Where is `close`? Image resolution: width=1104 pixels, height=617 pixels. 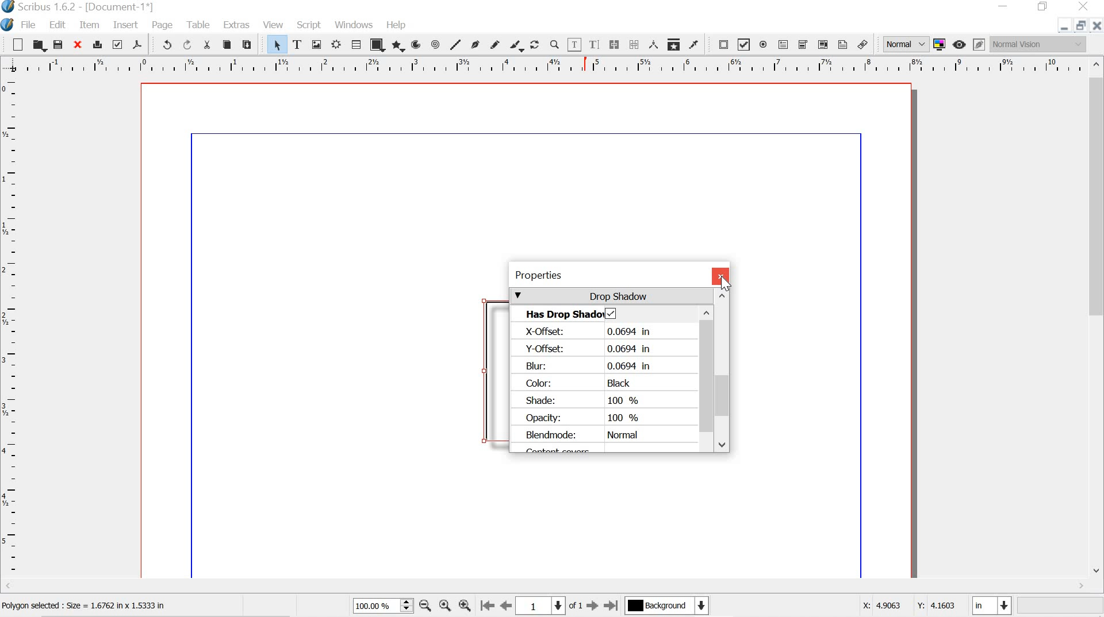
close is located at coordinates (720, 276).